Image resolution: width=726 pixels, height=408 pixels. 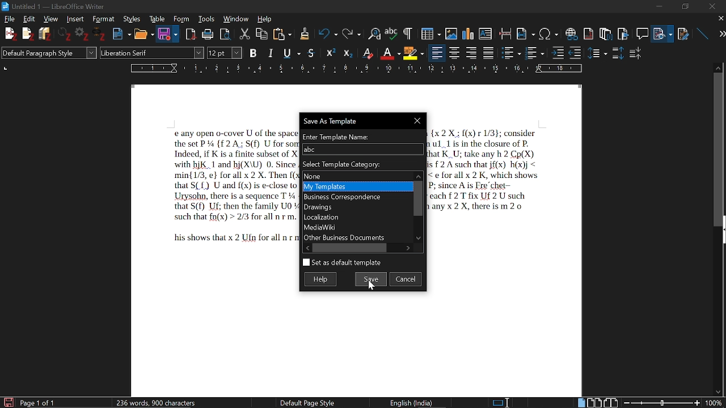 I want to click on Move right, so click(x=409, y=247).